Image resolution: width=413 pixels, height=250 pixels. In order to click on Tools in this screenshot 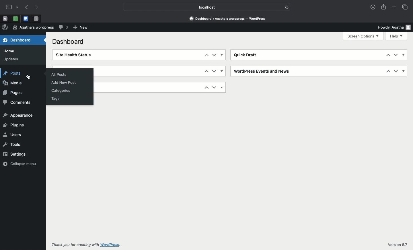, I will do `click(13, 145)`.